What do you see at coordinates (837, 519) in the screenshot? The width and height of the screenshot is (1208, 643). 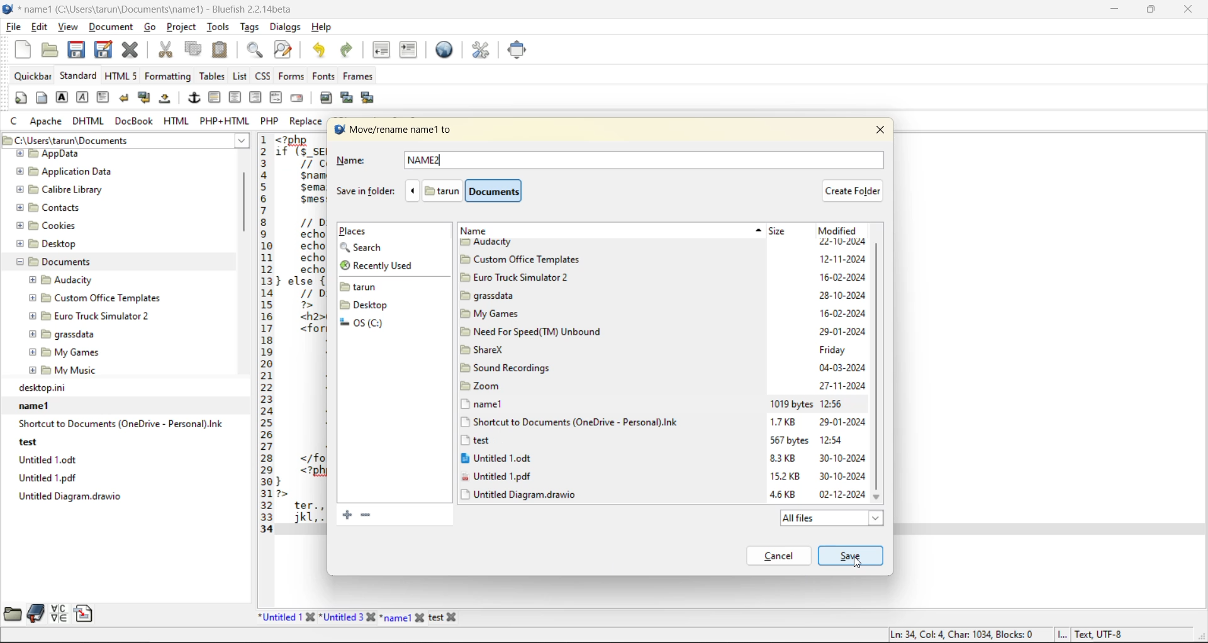 I see `all files` at bounding box center [837, 519].